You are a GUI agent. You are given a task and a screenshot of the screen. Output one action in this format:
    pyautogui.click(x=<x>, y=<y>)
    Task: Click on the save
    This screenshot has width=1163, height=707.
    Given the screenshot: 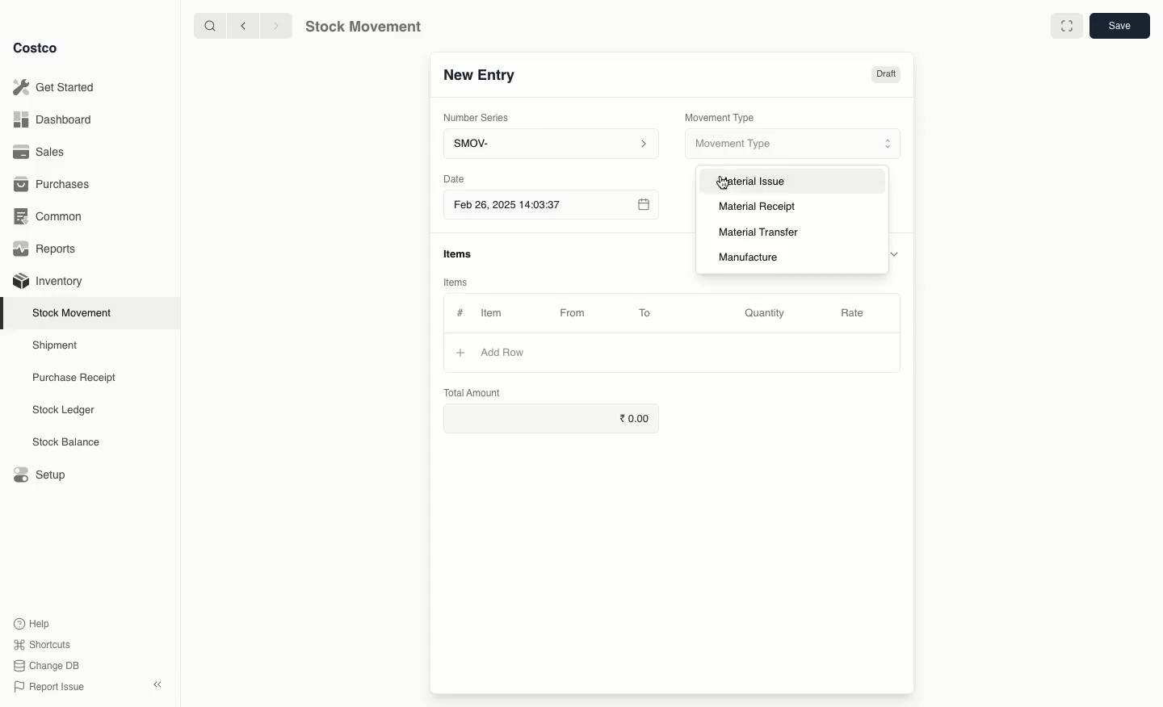 What is the action you would take?
    pyautogui.click(x=1119, y=25)
    